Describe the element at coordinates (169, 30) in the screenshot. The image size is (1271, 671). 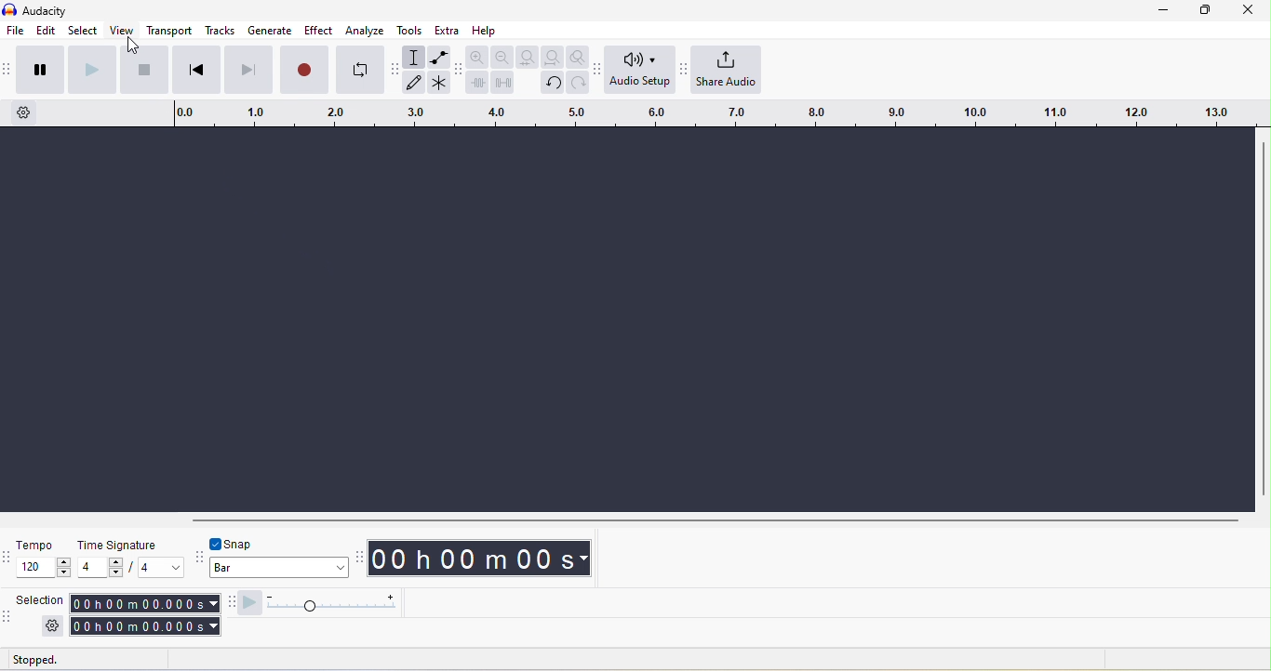
I see `transport` at that location.